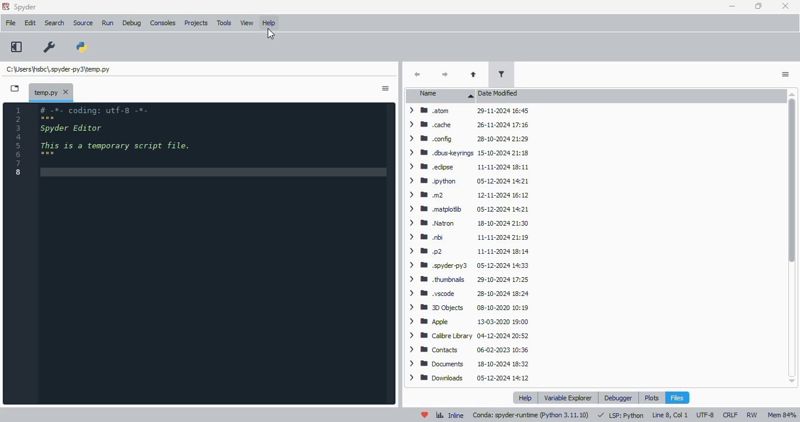 The width and height of the screenshot is (800, 422). I want to click on > WB .spyderpy3 05-12-2024 14:33, so click(466, 264).